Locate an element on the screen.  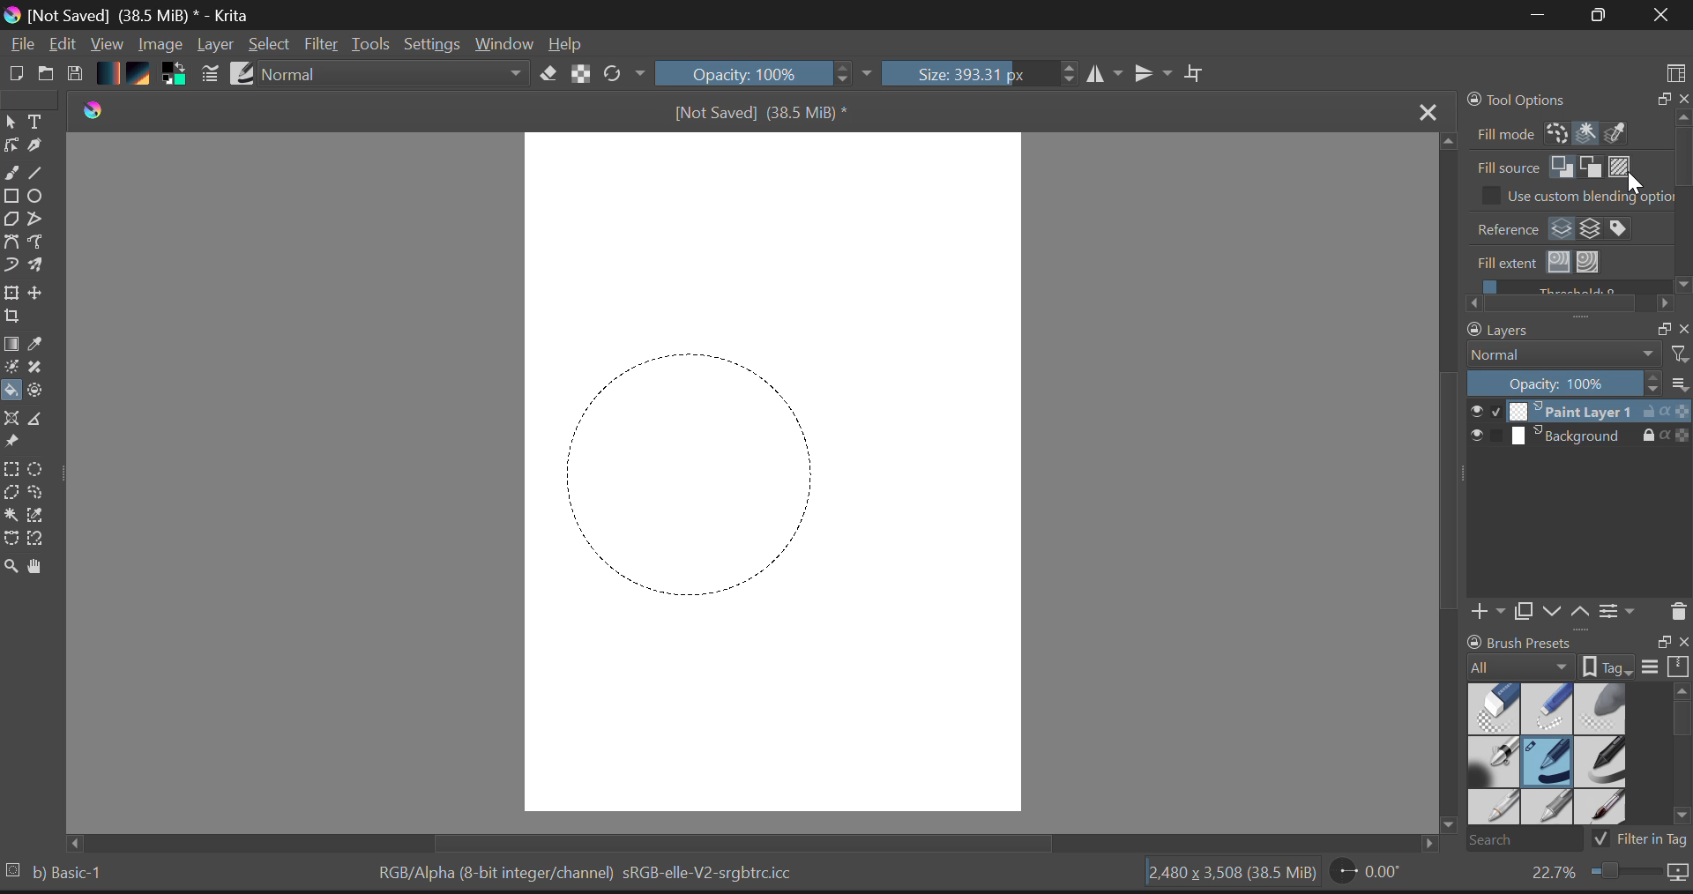
Freehand Path Tool is located at coordinates (41, 242).